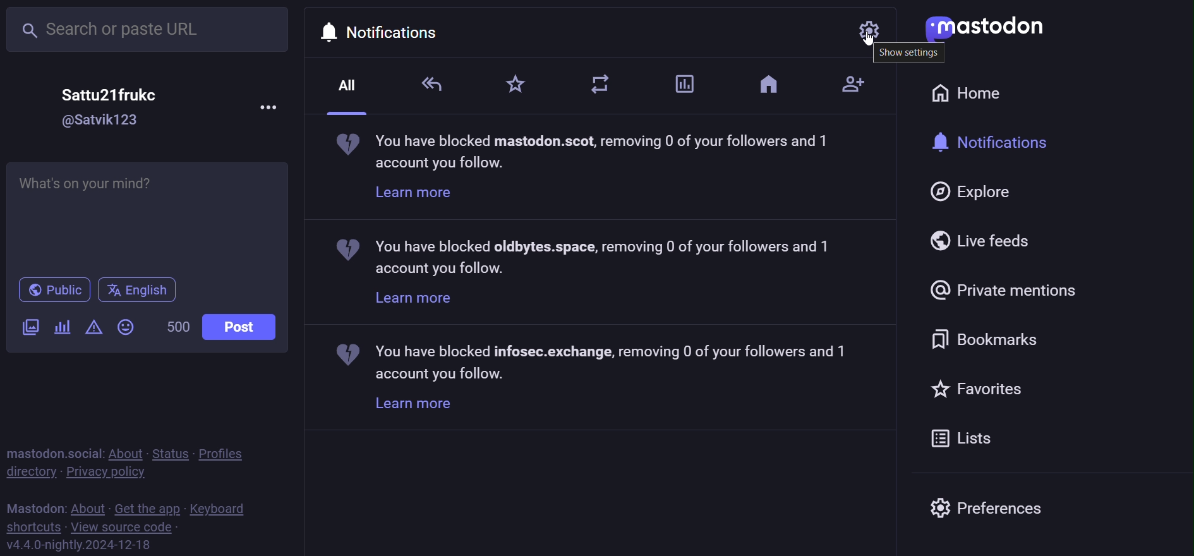 The height and width of the screenshot is (556, 1194). What do you see at coordinates (414, 298) in the screenshot?
I see `learn more` at bounding box center [414, 298].